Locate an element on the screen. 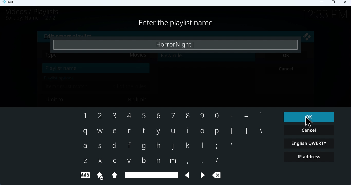 Image resolution: width=351 pixels, height=185 pixels. Enter playlist name is located at coordinates (181, 24).